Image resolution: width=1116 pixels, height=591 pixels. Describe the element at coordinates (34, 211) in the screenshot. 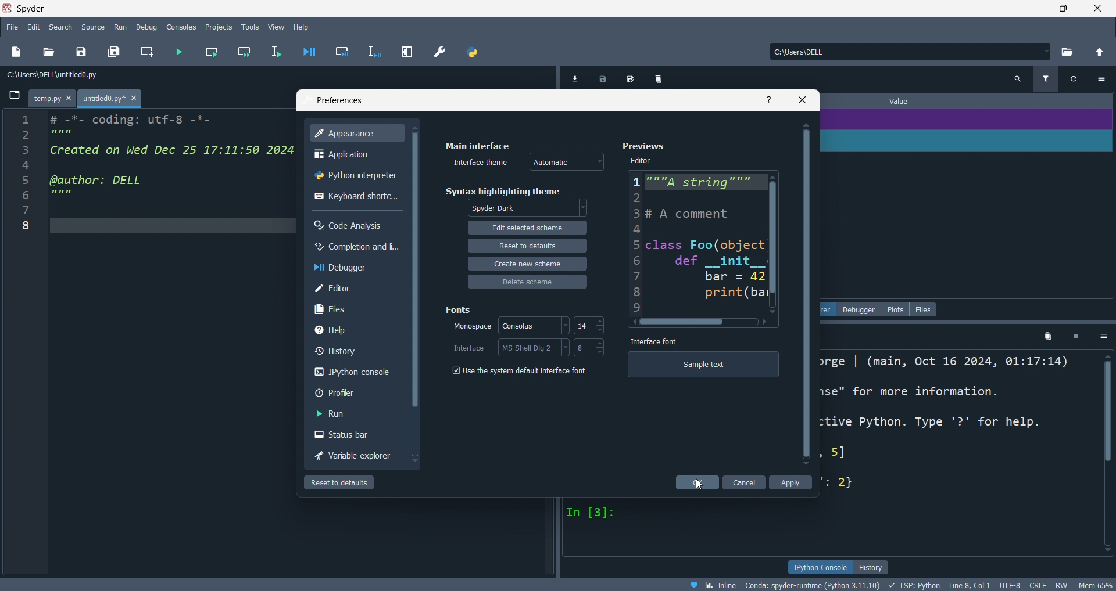

I see `7` at that location.